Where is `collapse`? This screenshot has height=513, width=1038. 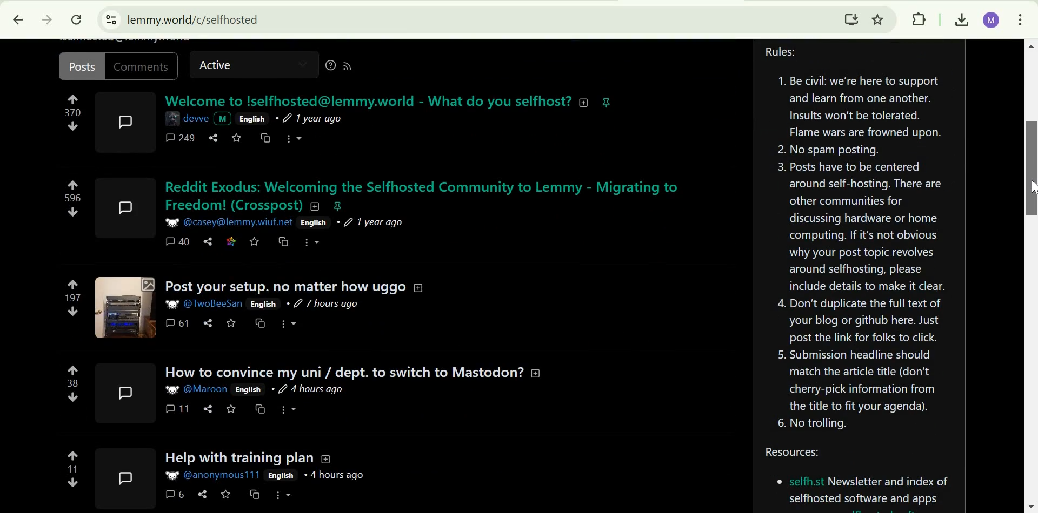 collapse is located at coordinates (587, 103).